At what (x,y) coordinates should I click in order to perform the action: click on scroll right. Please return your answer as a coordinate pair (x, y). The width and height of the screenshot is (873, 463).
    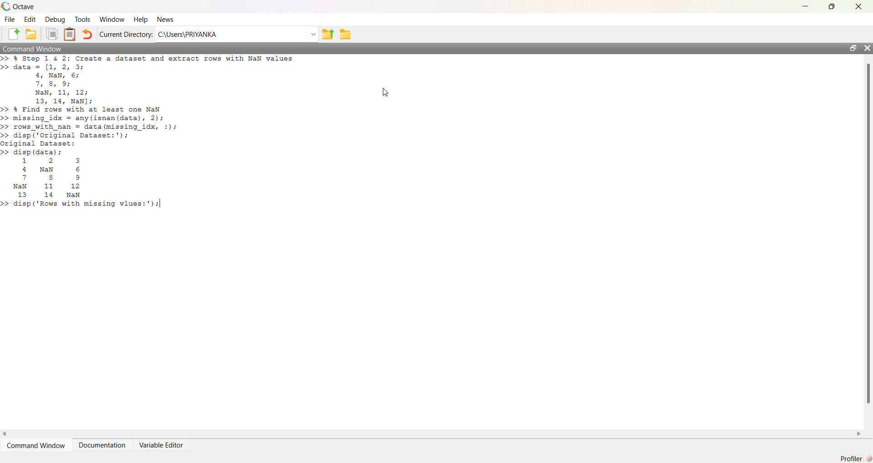
    Looking at the image, I should click on (859, 434).